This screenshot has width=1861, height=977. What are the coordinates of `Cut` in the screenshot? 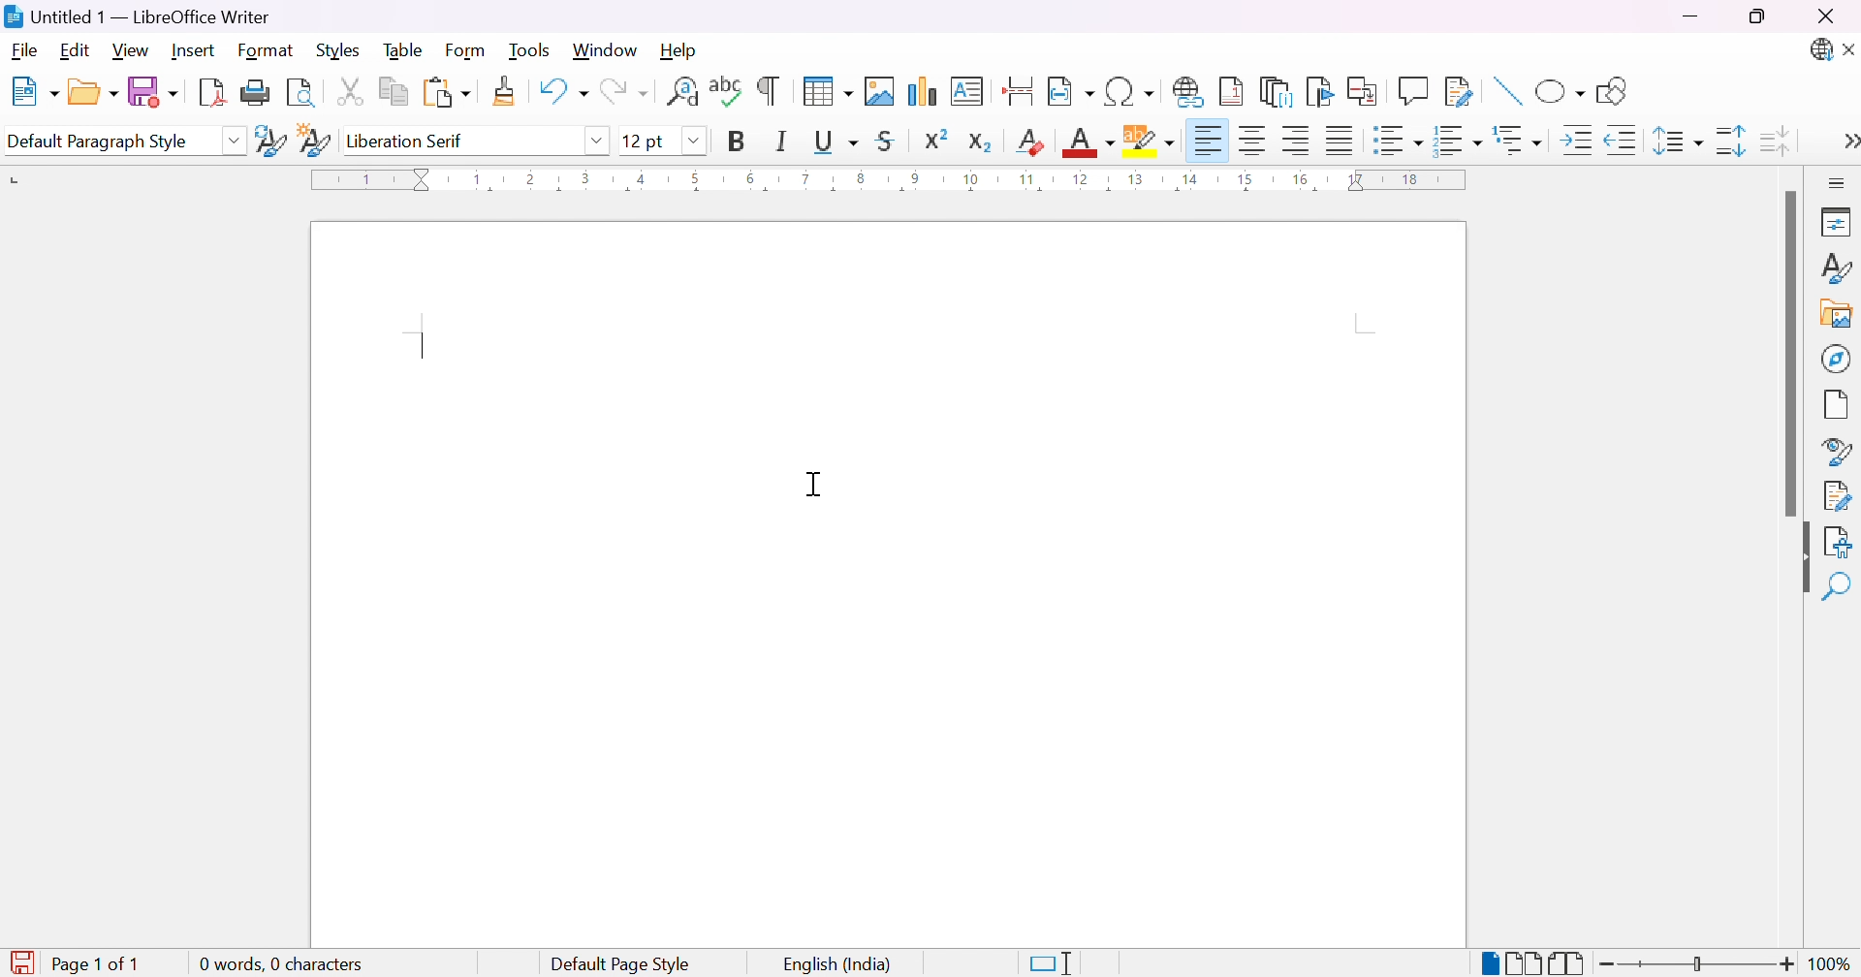 It's located at (348, 90).